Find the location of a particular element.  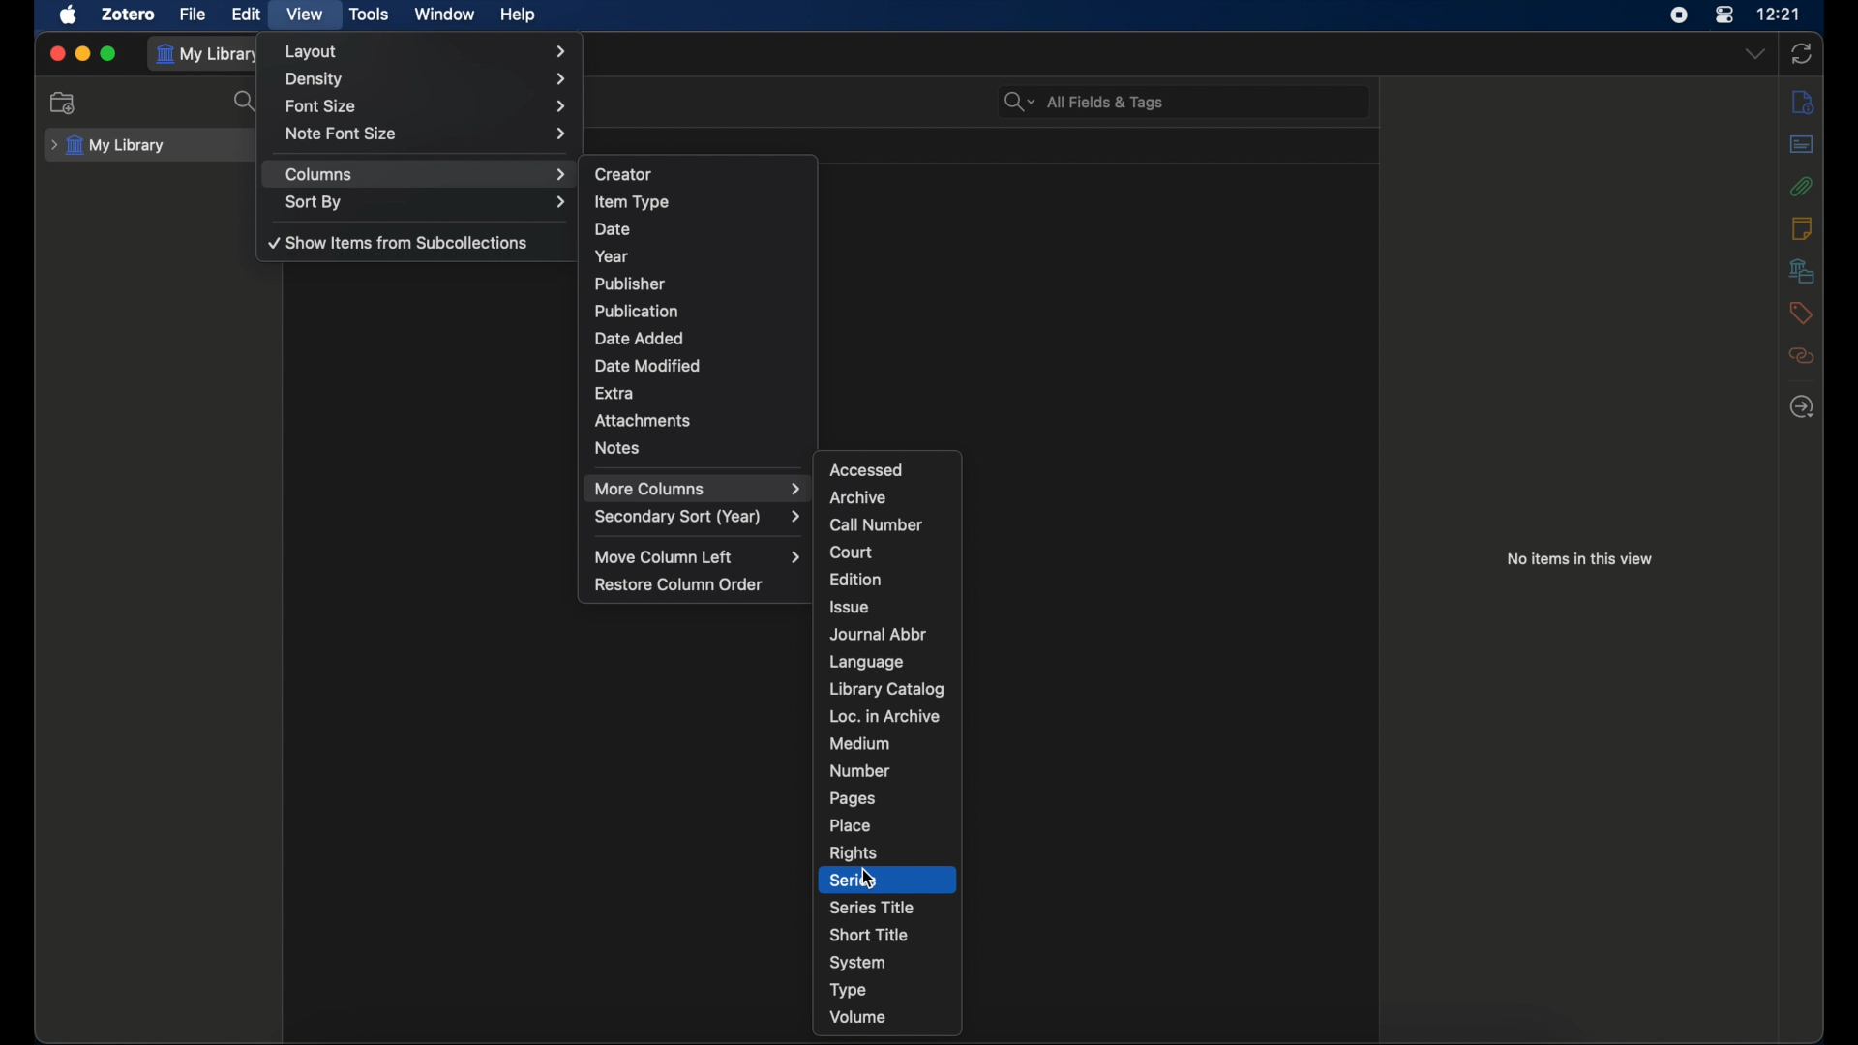

show items from subcollections is located at coordinates (402, 243).